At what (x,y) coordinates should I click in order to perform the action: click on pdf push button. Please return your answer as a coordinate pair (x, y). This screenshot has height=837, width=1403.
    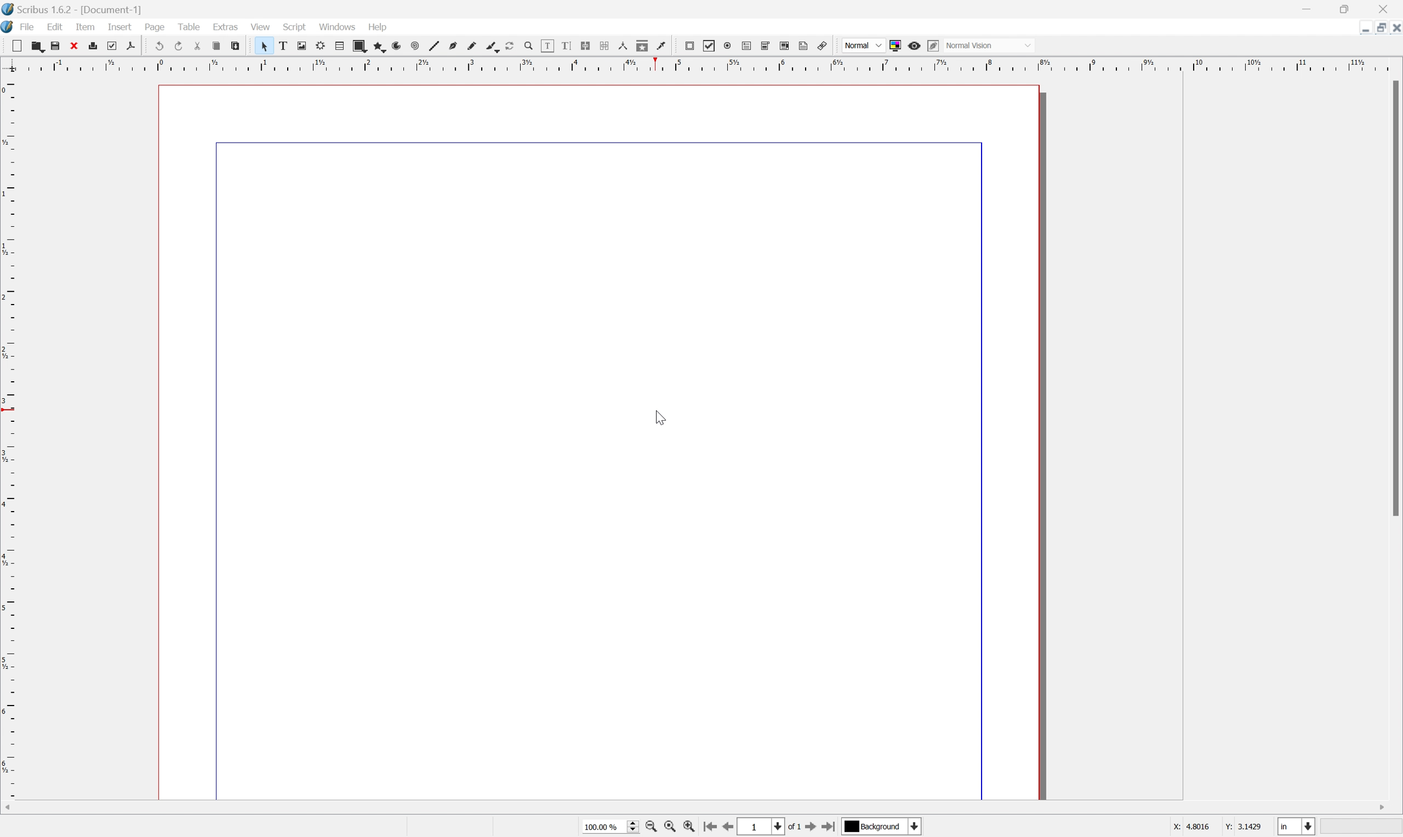
    Looking at the image, I should click on (690, 46).